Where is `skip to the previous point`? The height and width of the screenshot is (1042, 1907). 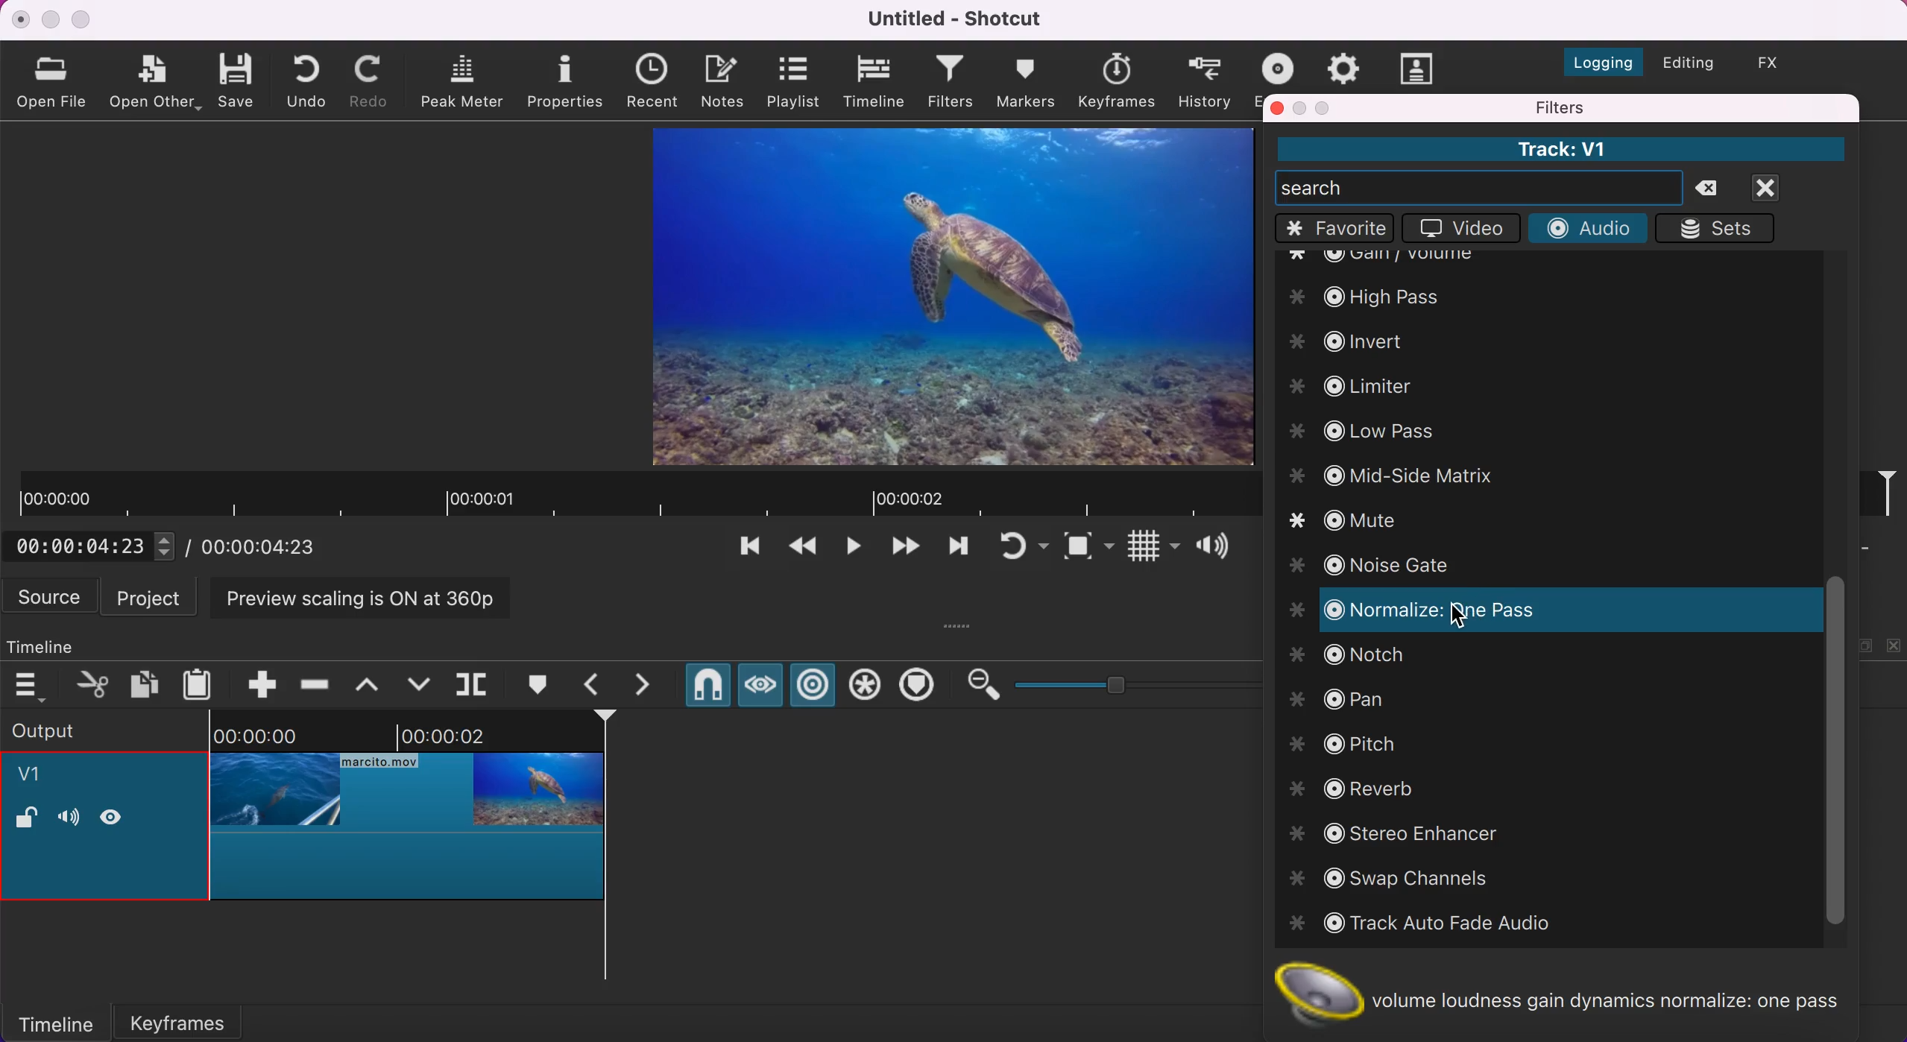
skip to the previous point is located at coordinates (744, 550).